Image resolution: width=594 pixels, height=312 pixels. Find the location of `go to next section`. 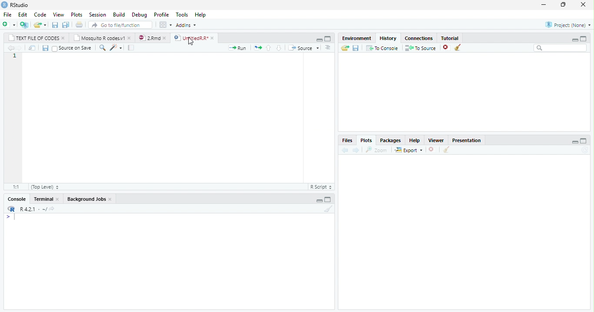

go to next section is located at coordinates (327, 48).